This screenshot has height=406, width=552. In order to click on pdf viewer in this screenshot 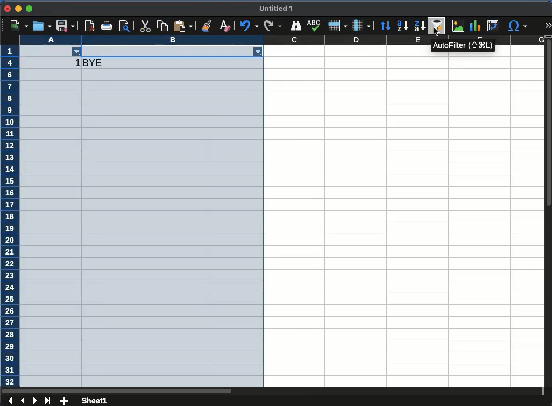, I will do `click(91, 26)`.